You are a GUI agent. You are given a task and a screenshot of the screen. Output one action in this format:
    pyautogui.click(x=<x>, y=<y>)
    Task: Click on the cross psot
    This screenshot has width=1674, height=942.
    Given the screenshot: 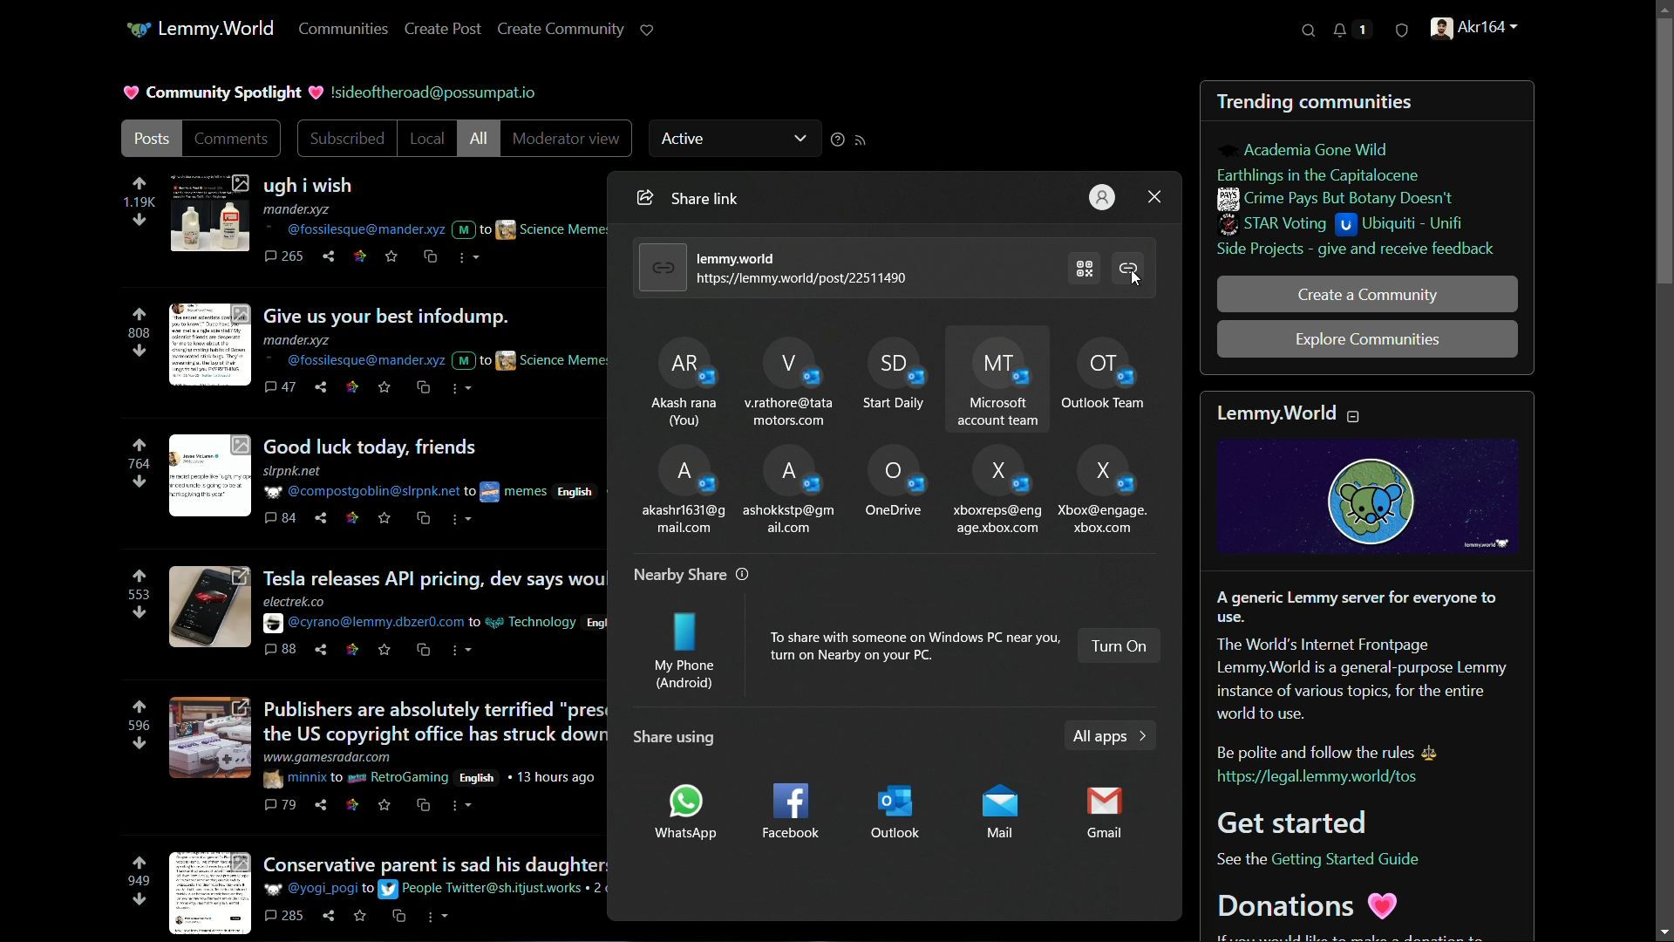 What is the action you would take?
    pyautogui.click(x=400, y=917)
    